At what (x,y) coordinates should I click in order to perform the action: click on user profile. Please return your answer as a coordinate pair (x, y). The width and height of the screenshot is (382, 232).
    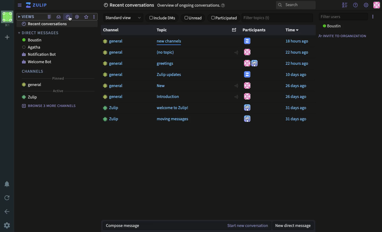
    Looking at the image, I should click on (248, 41).